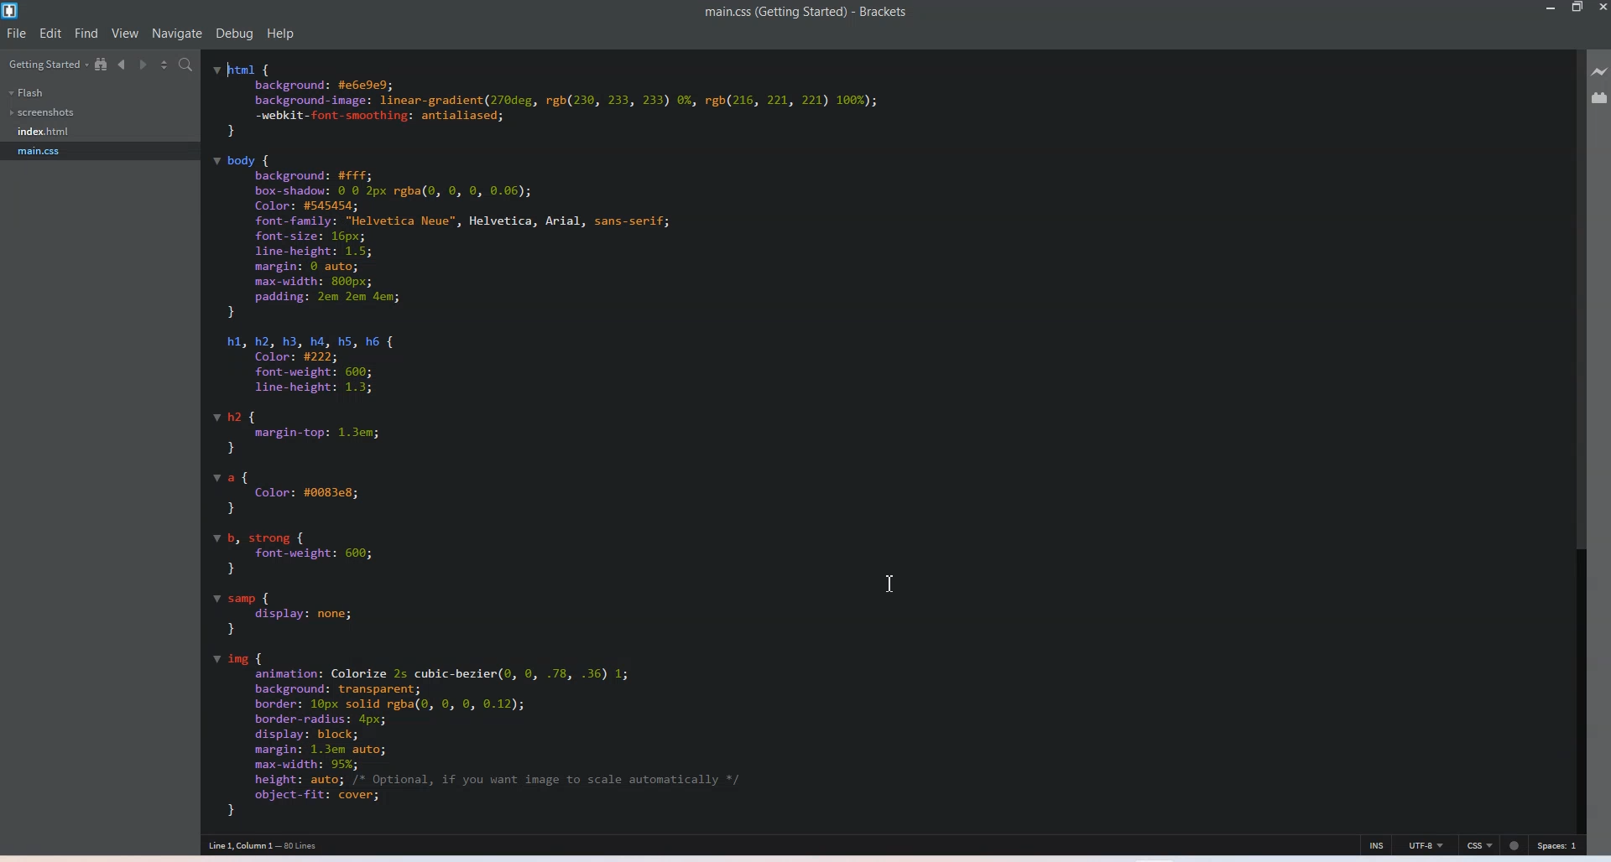  Describe the element at coordinates (628, 437) in the screenshot. I see `code` at that location.